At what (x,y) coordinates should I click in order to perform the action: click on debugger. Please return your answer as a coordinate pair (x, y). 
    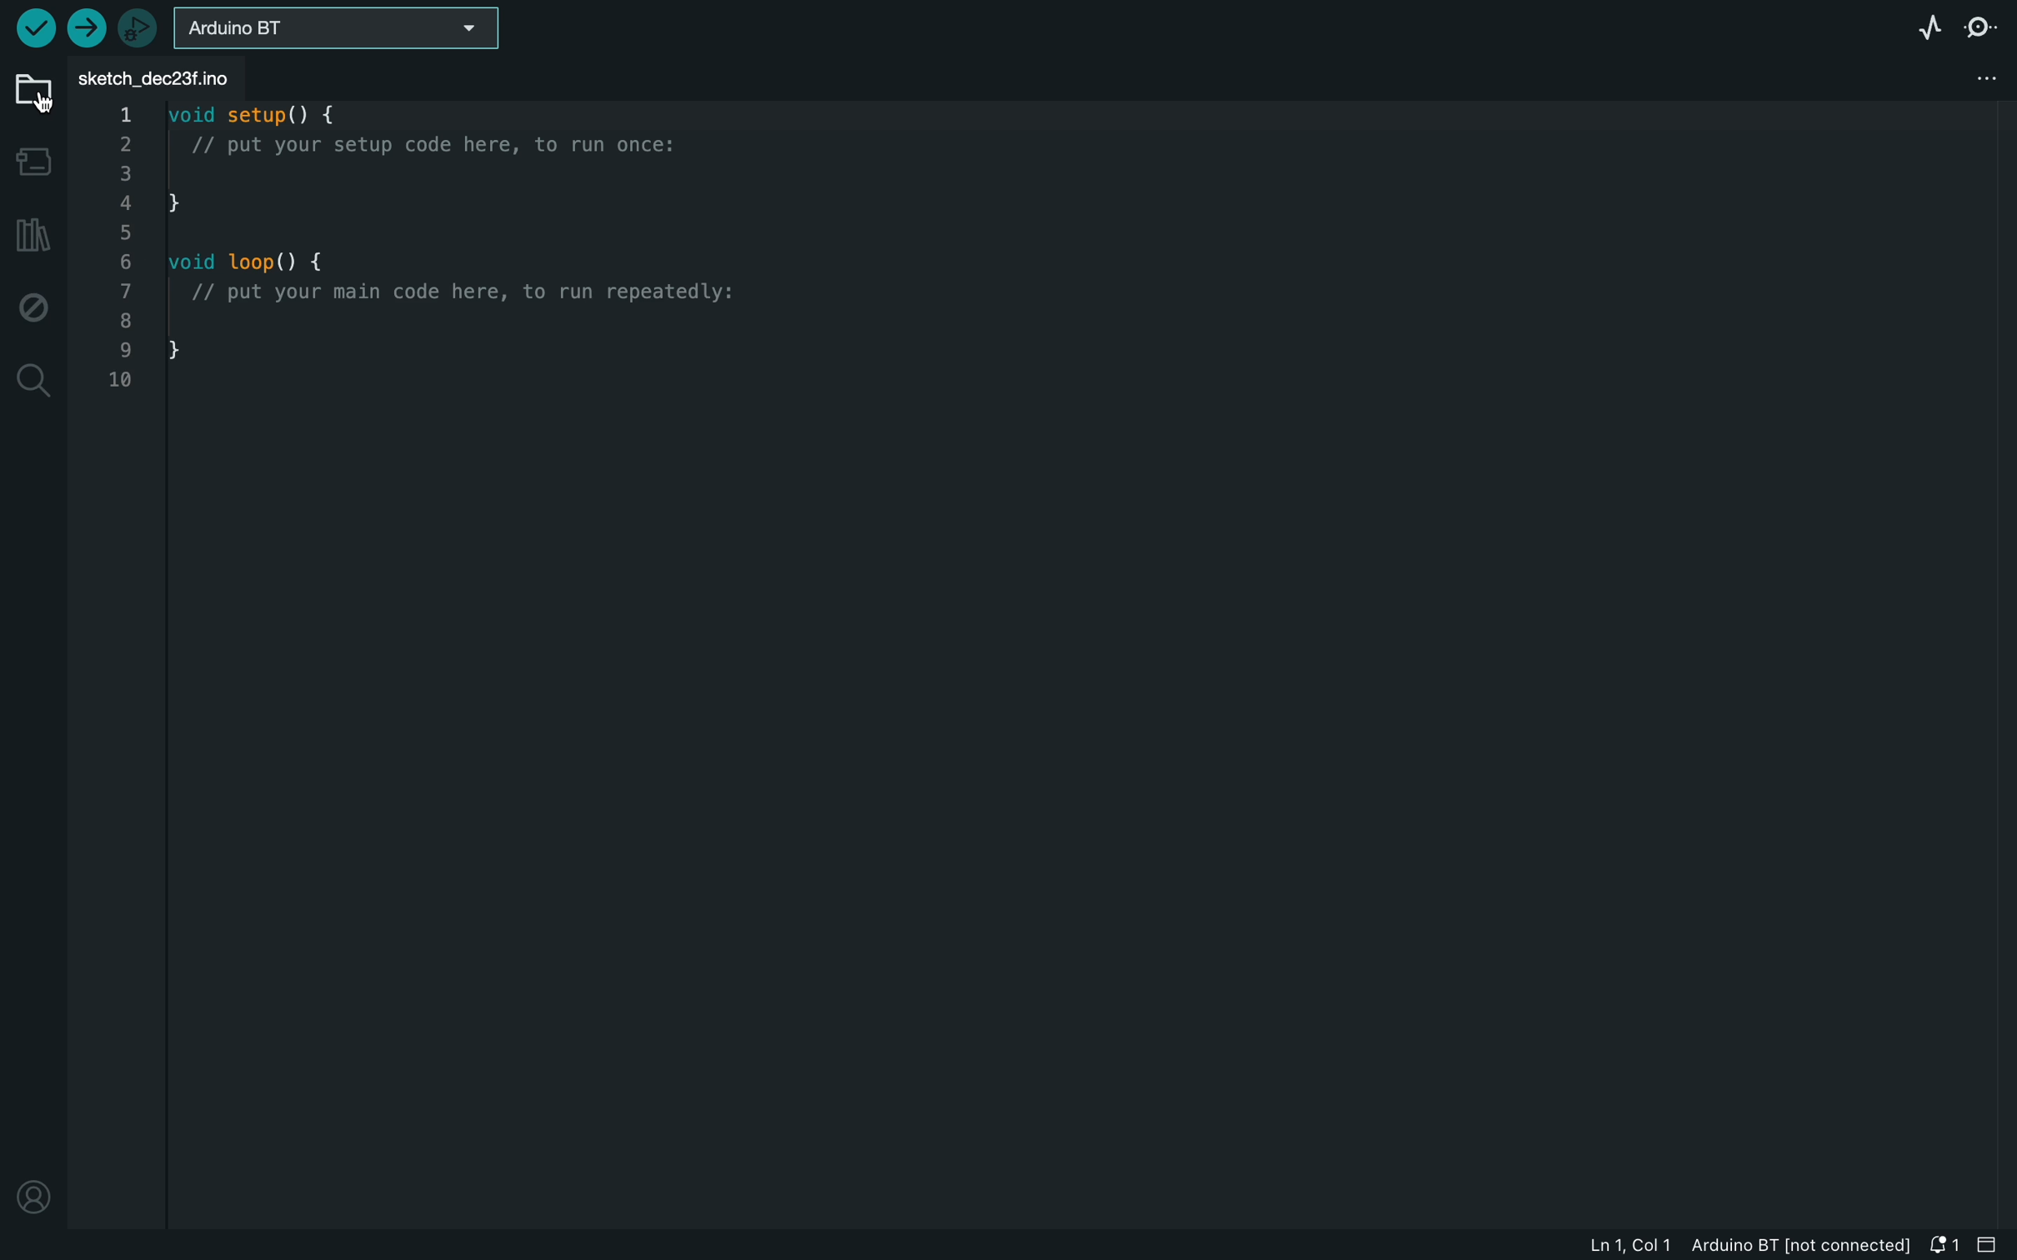
    Looking at the image, I should click on (142, 27).